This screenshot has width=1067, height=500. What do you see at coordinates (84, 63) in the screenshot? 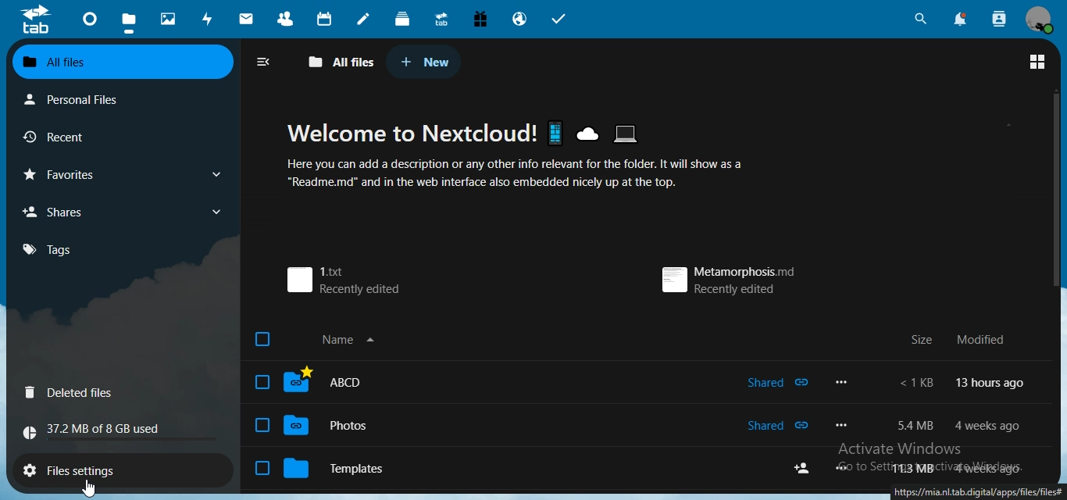
I see `all files` at bounding box center [84, 63].